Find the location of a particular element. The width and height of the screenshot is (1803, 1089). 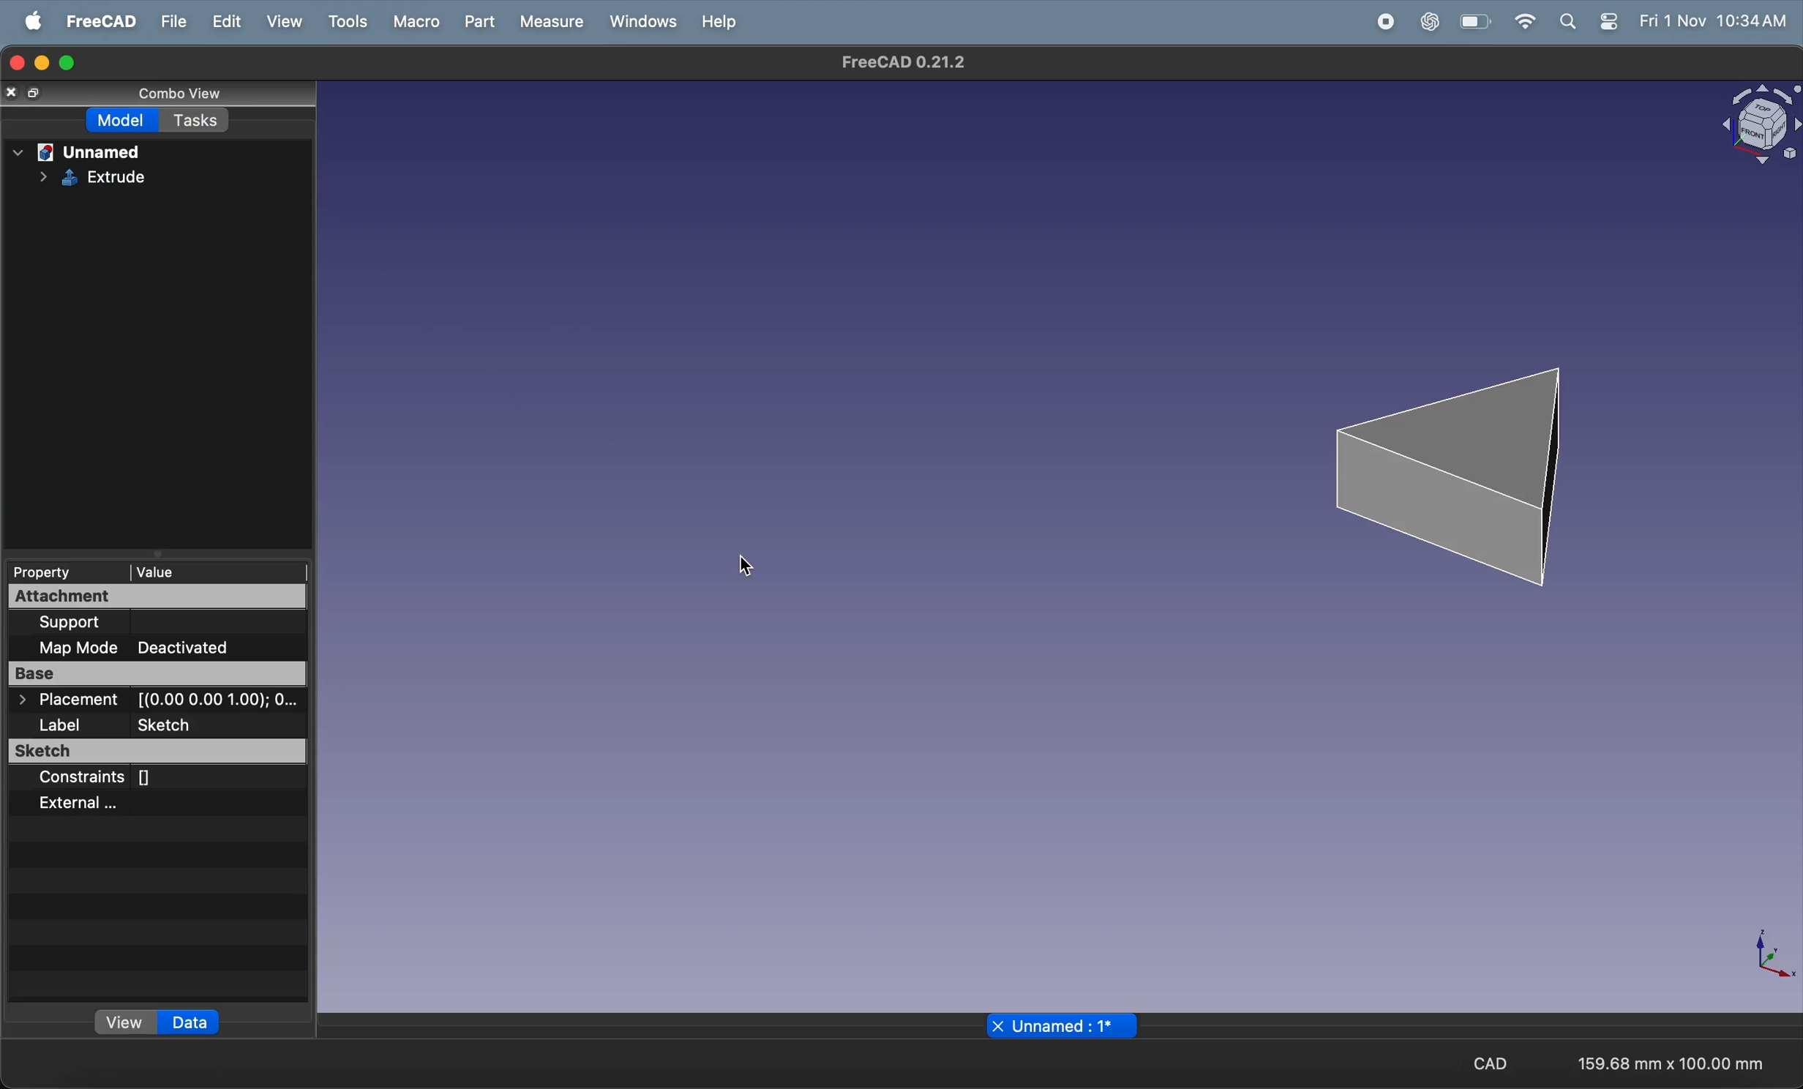

apple menu is located at coordinates (35, 20).